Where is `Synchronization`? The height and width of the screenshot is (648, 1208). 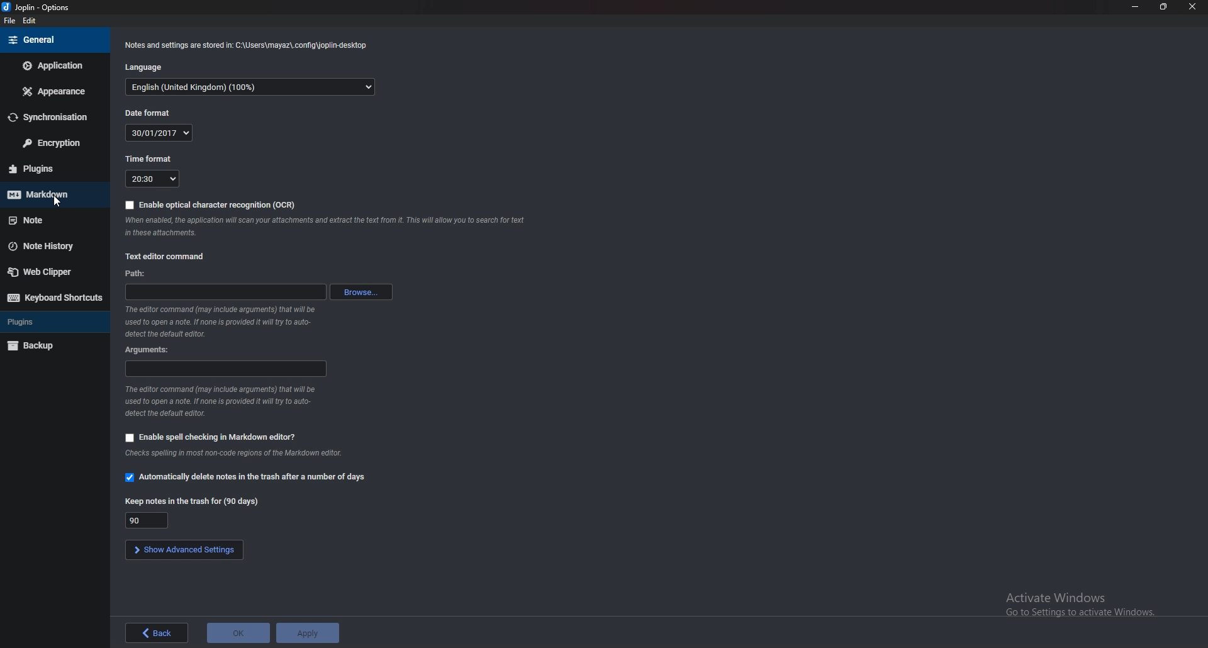
Synchronization is located at coordinates (53, 118).